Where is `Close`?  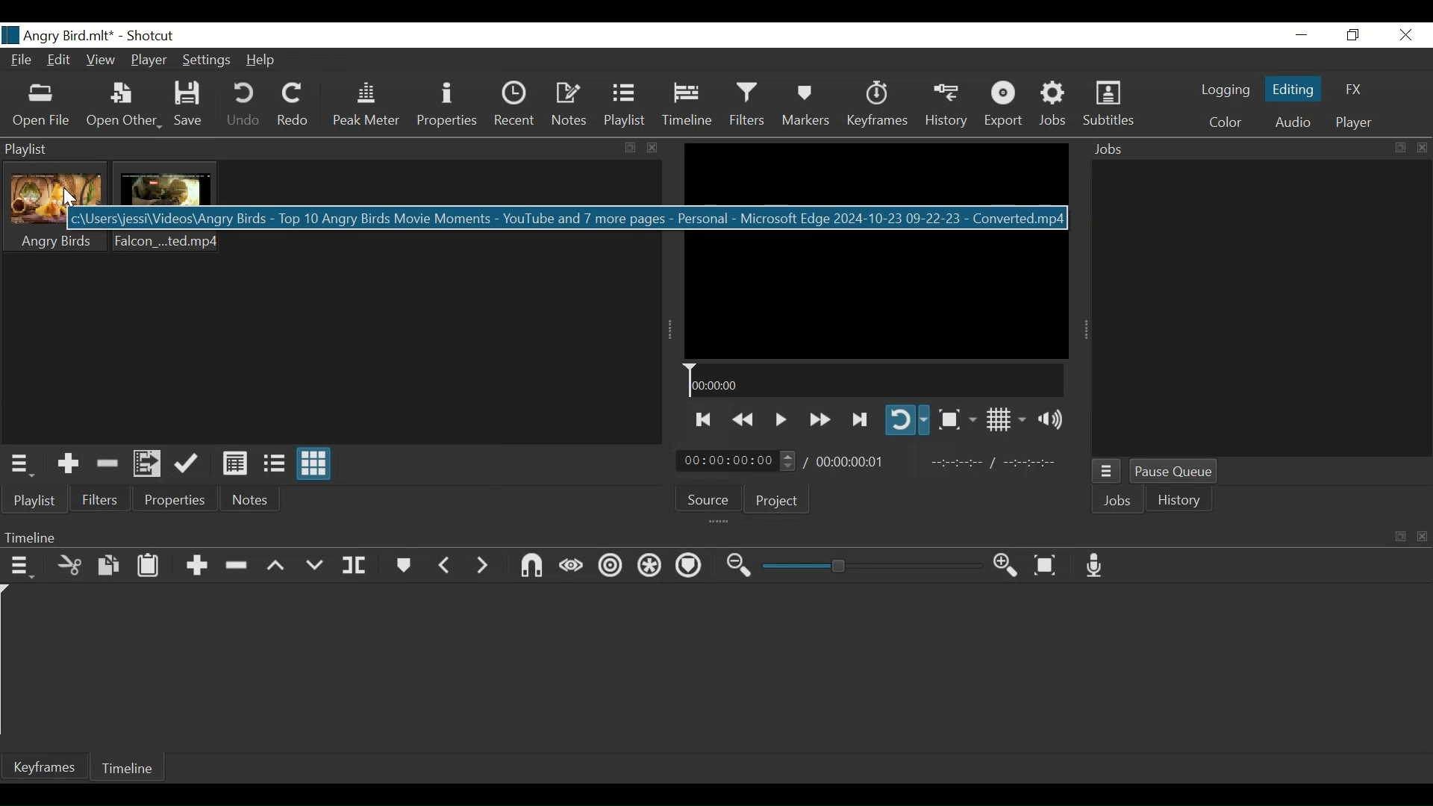 Close is located at coordinates (1405, 36).